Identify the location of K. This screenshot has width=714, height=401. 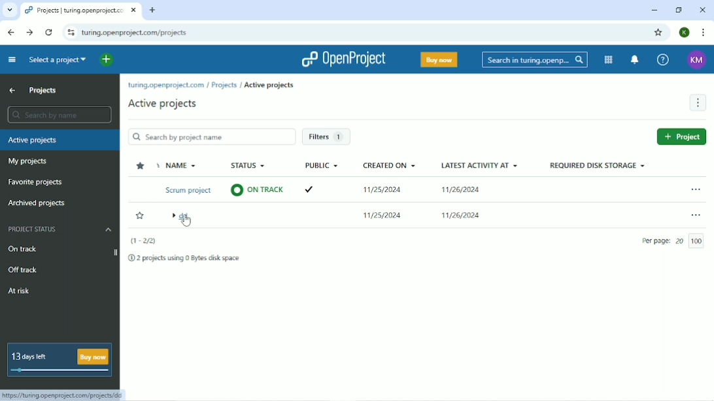
(684, 32).